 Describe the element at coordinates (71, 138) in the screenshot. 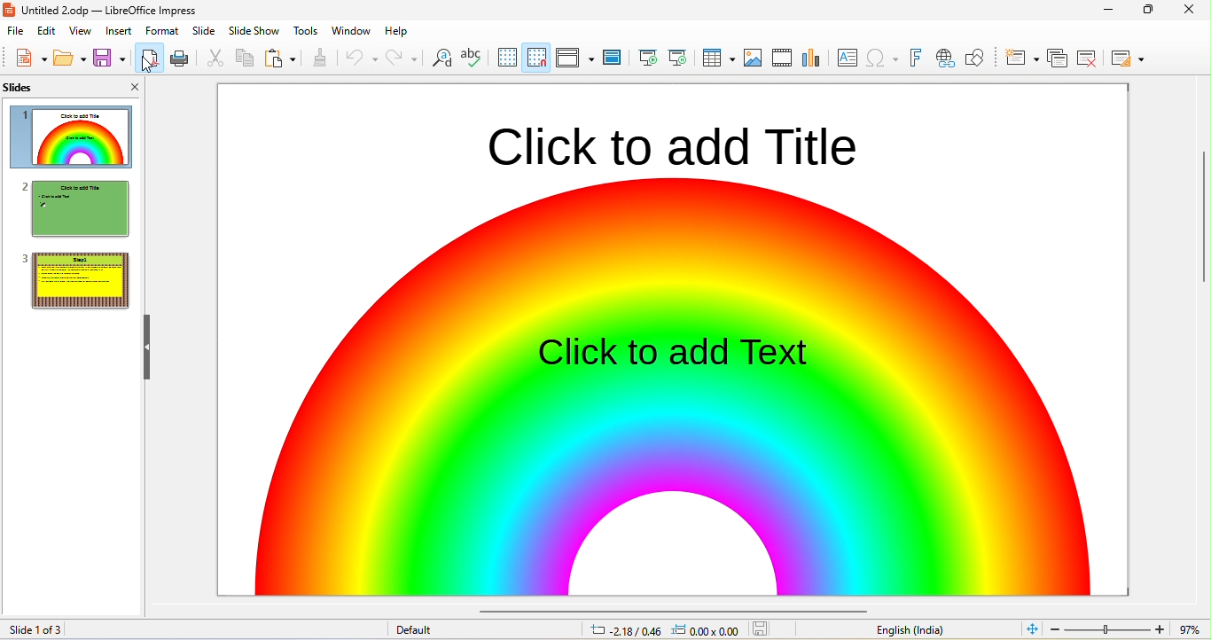

I see `slide1` at that location.